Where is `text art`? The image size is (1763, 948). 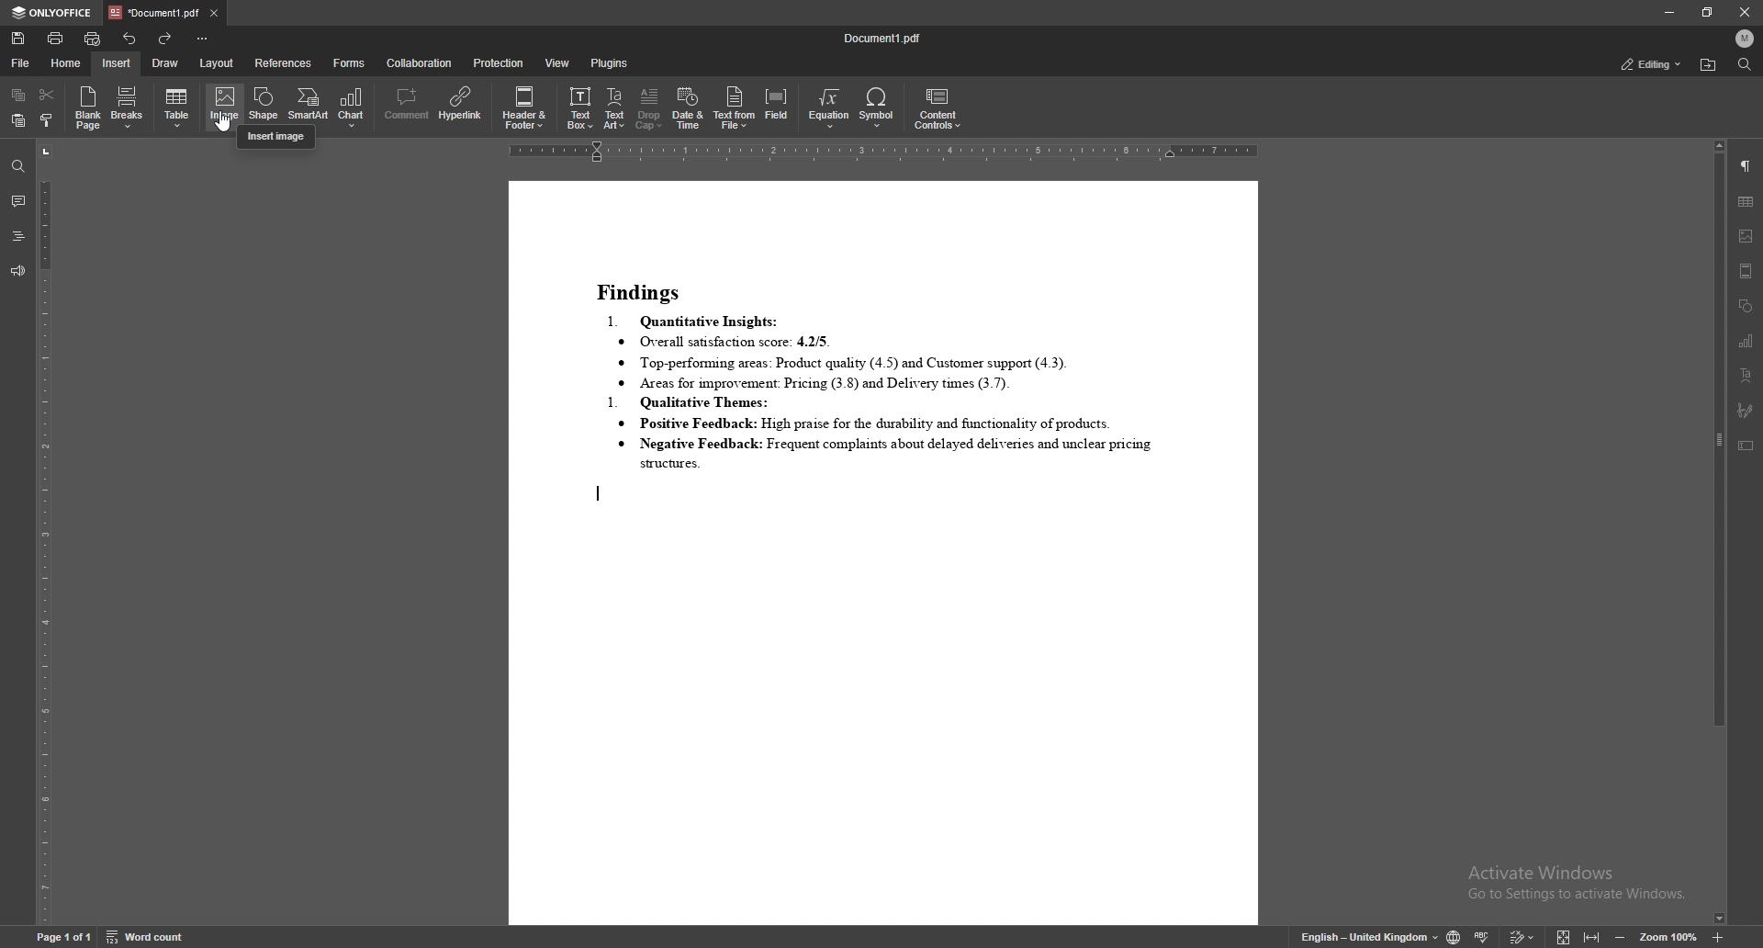
text art is located at coordinates (615, 109).